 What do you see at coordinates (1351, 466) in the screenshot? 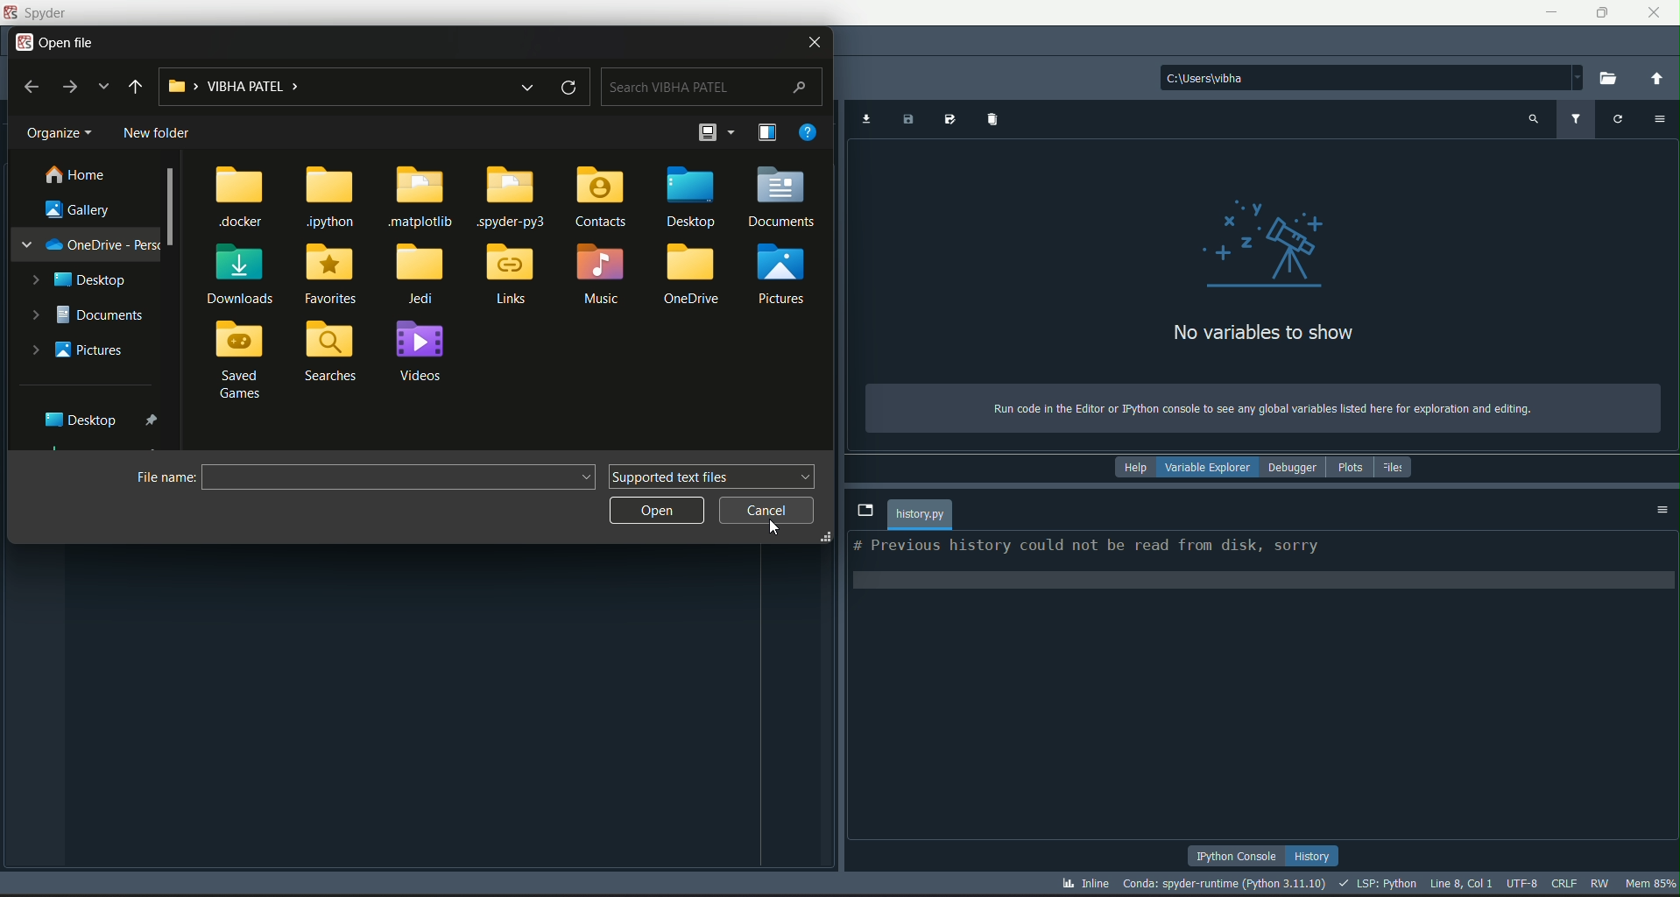
I see `plots` at bounding box center [1351, 466].